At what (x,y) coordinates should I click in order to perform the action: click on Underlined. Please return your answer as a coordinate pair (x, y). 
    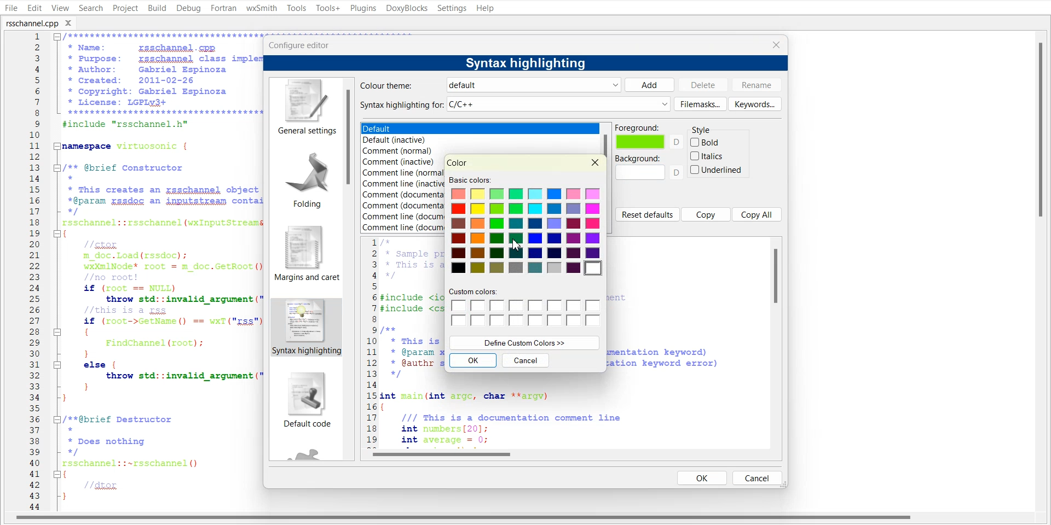
    Looking at the image, I should click on (717, 170).